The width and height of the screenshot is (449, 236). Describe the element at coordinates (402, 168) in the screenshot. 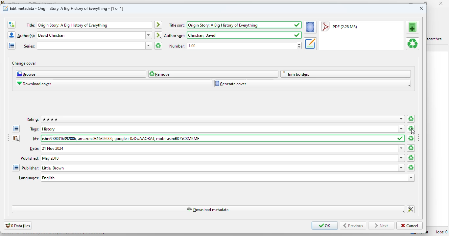

I see `dropdown` at that location.